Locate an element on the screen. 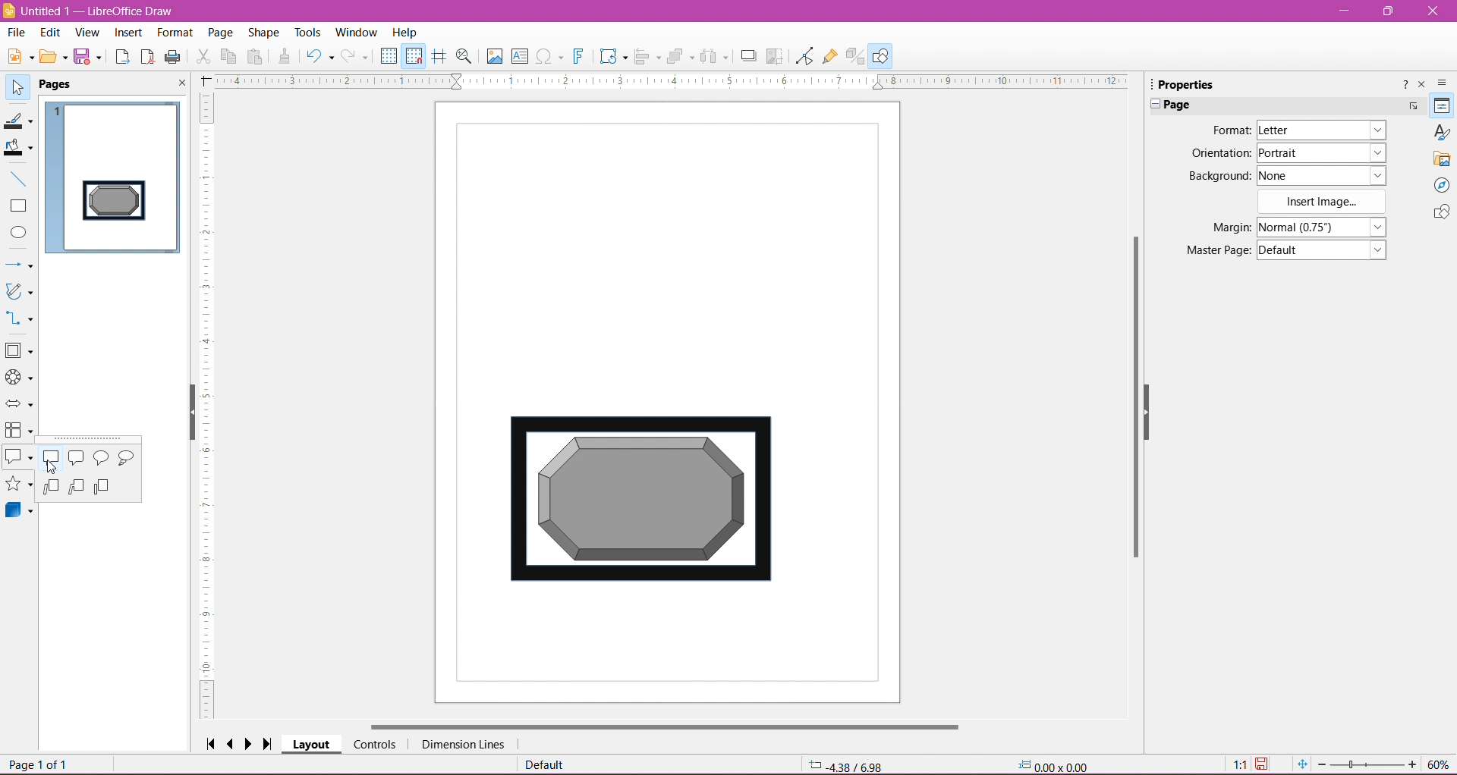 Image resolution: width=1457 pixels, height=775 pixels. 0.00x0.00 is located at coordinates (1057, 765).